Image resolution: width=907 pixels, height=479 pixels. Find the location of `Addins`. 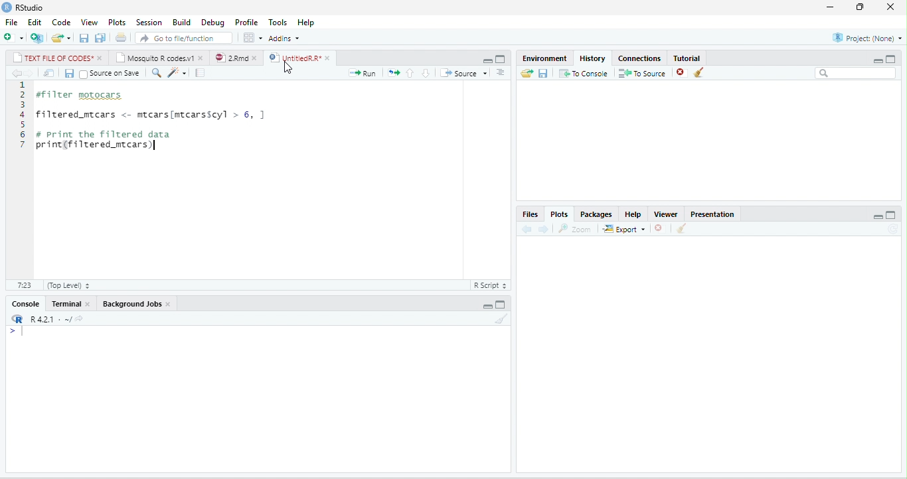

Addins is located at coordinates (284, 38).